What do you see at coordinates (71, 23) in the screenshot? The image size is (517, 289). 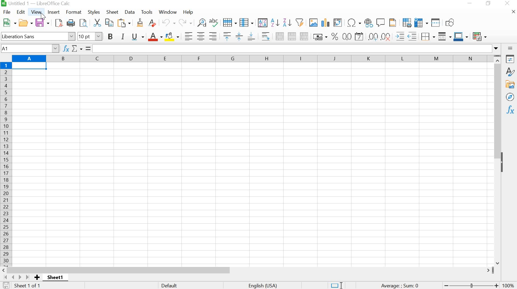 I see `PRINT` at bounding box center [71, 23].